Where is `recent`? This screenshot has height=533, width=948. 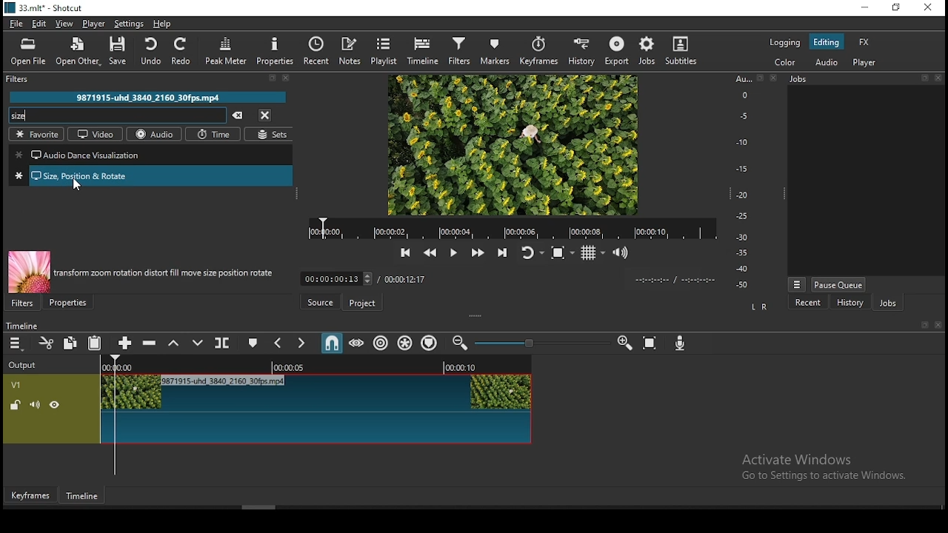 recent is located at coordinates (809, 305).